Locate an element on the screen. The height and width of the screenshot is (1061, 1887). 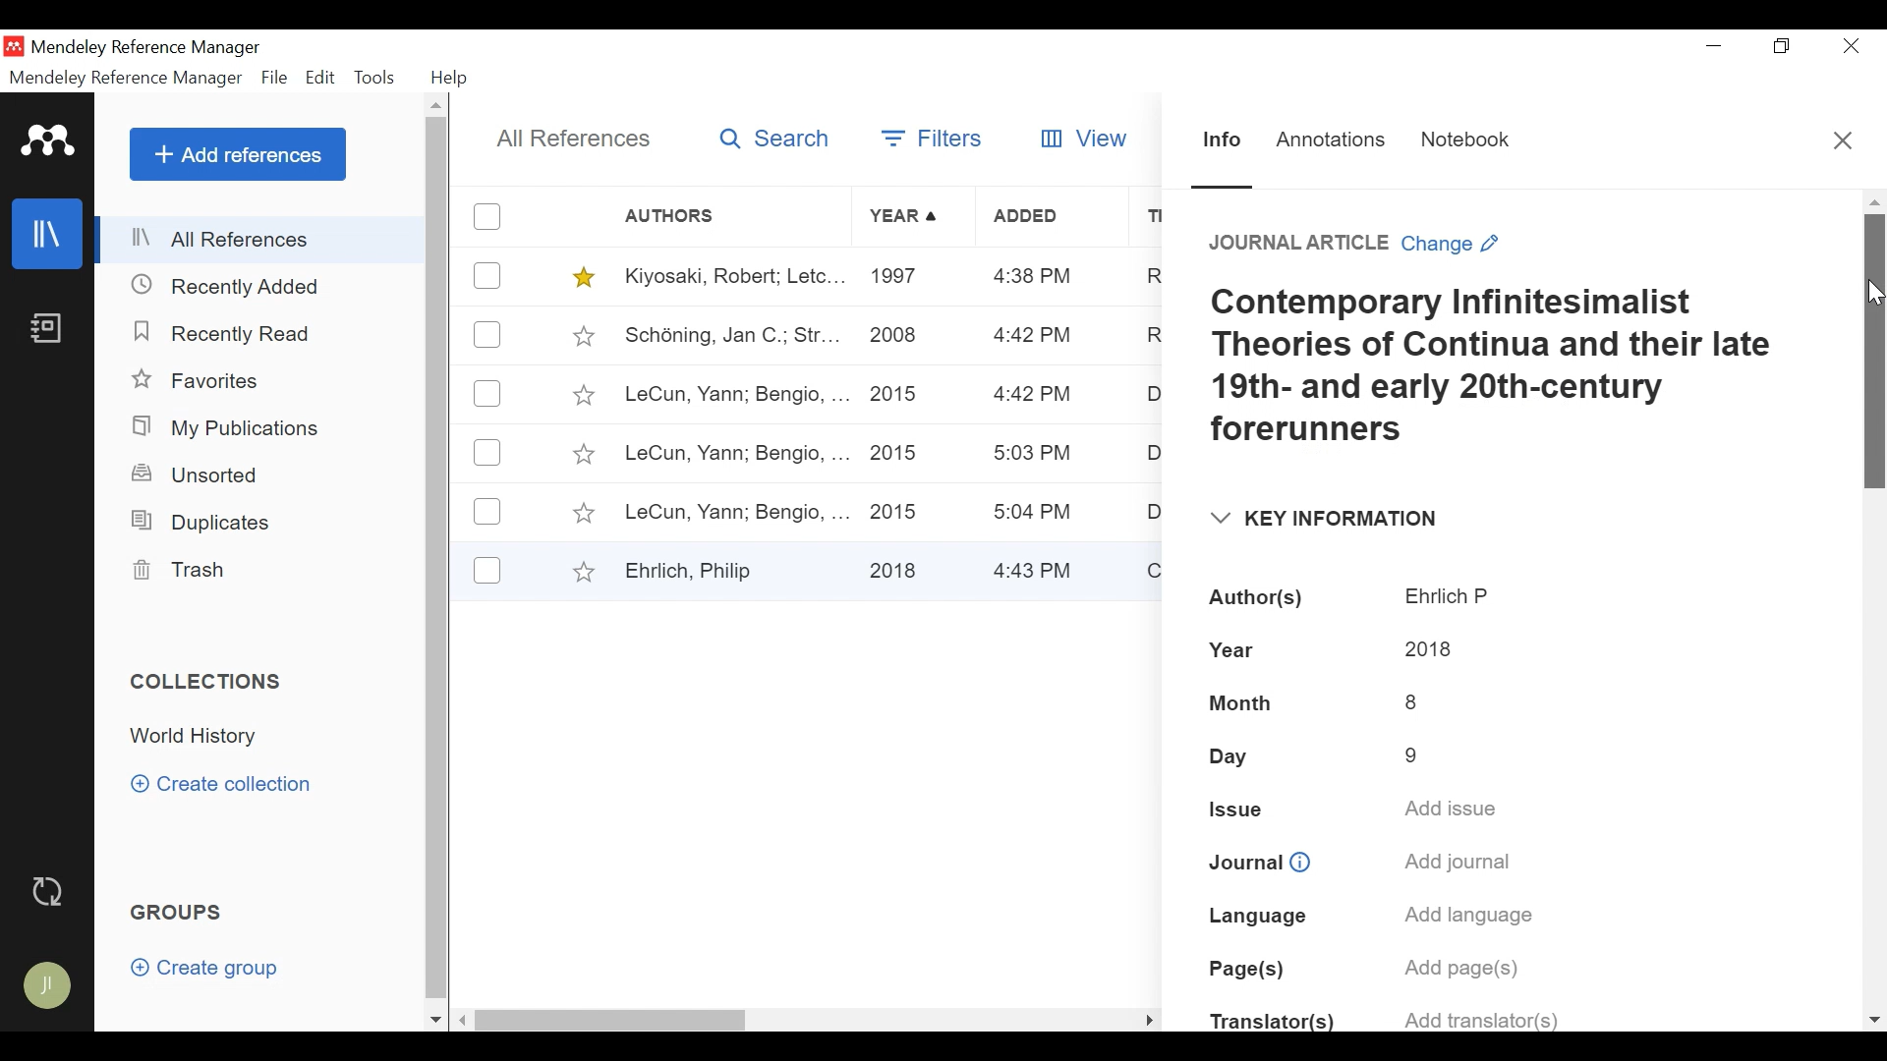
Change is located at coordinates (1458, 245).